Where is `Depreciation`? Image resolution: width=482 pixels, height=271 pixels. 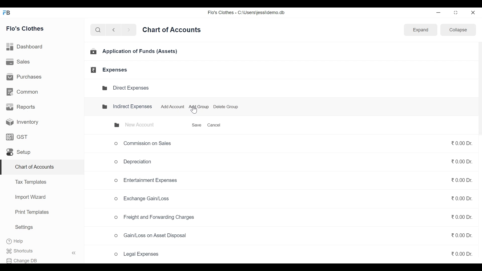
Depreciation is located at coordinates (135, 163).